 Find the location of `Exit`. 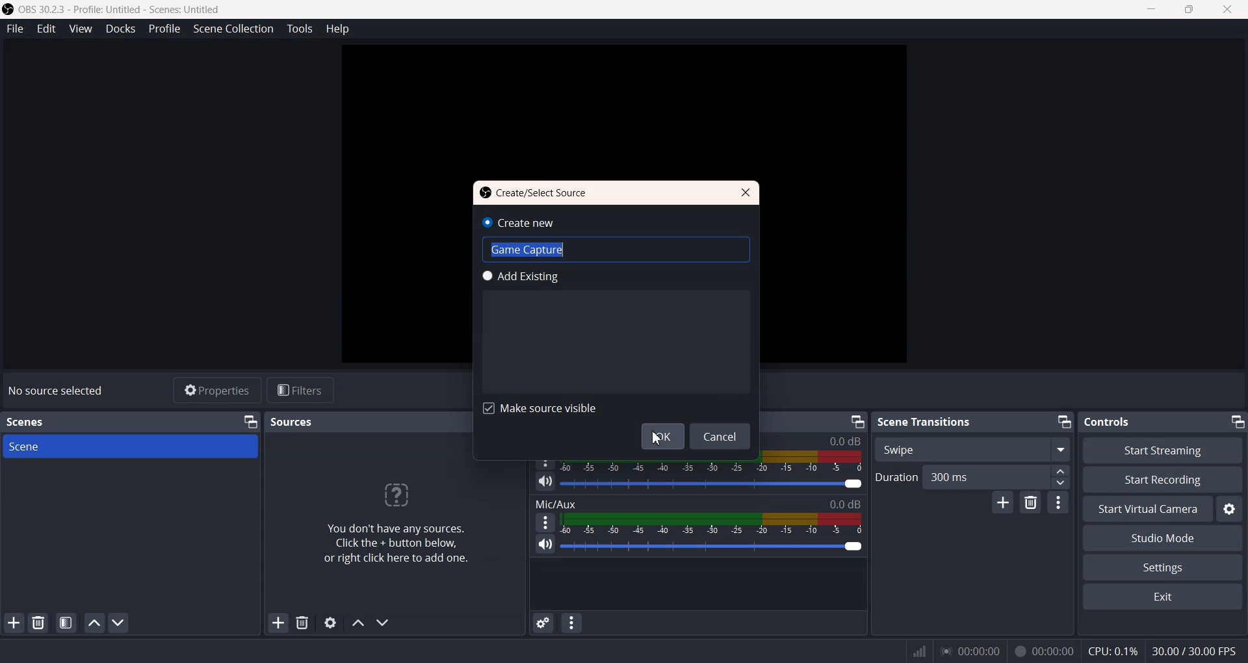

Exit is located at coordinates (1163, 598).